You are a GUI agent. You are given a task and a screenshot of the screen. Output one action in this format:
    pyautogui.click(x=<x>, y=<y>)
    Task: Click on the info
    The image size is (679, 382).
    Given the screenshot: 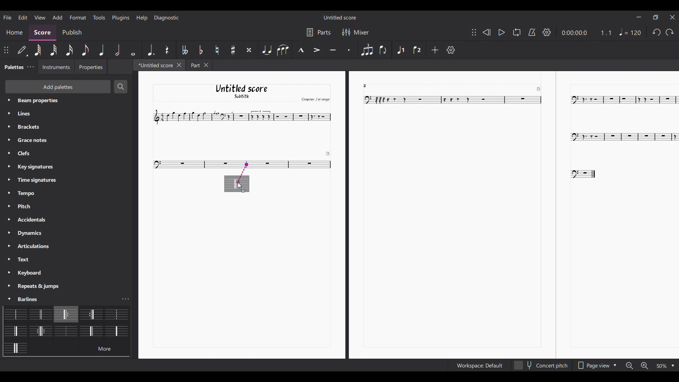 What is the action you would take?
    pyautogui.click(x=66, y=334)
    